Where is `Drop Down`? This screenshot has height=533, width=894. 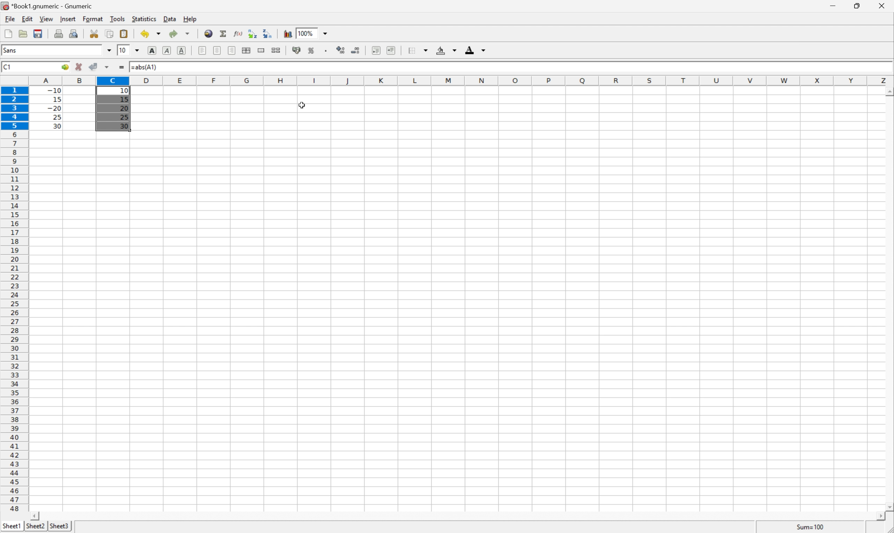 Drop Down is located at coordinates (108, 50).